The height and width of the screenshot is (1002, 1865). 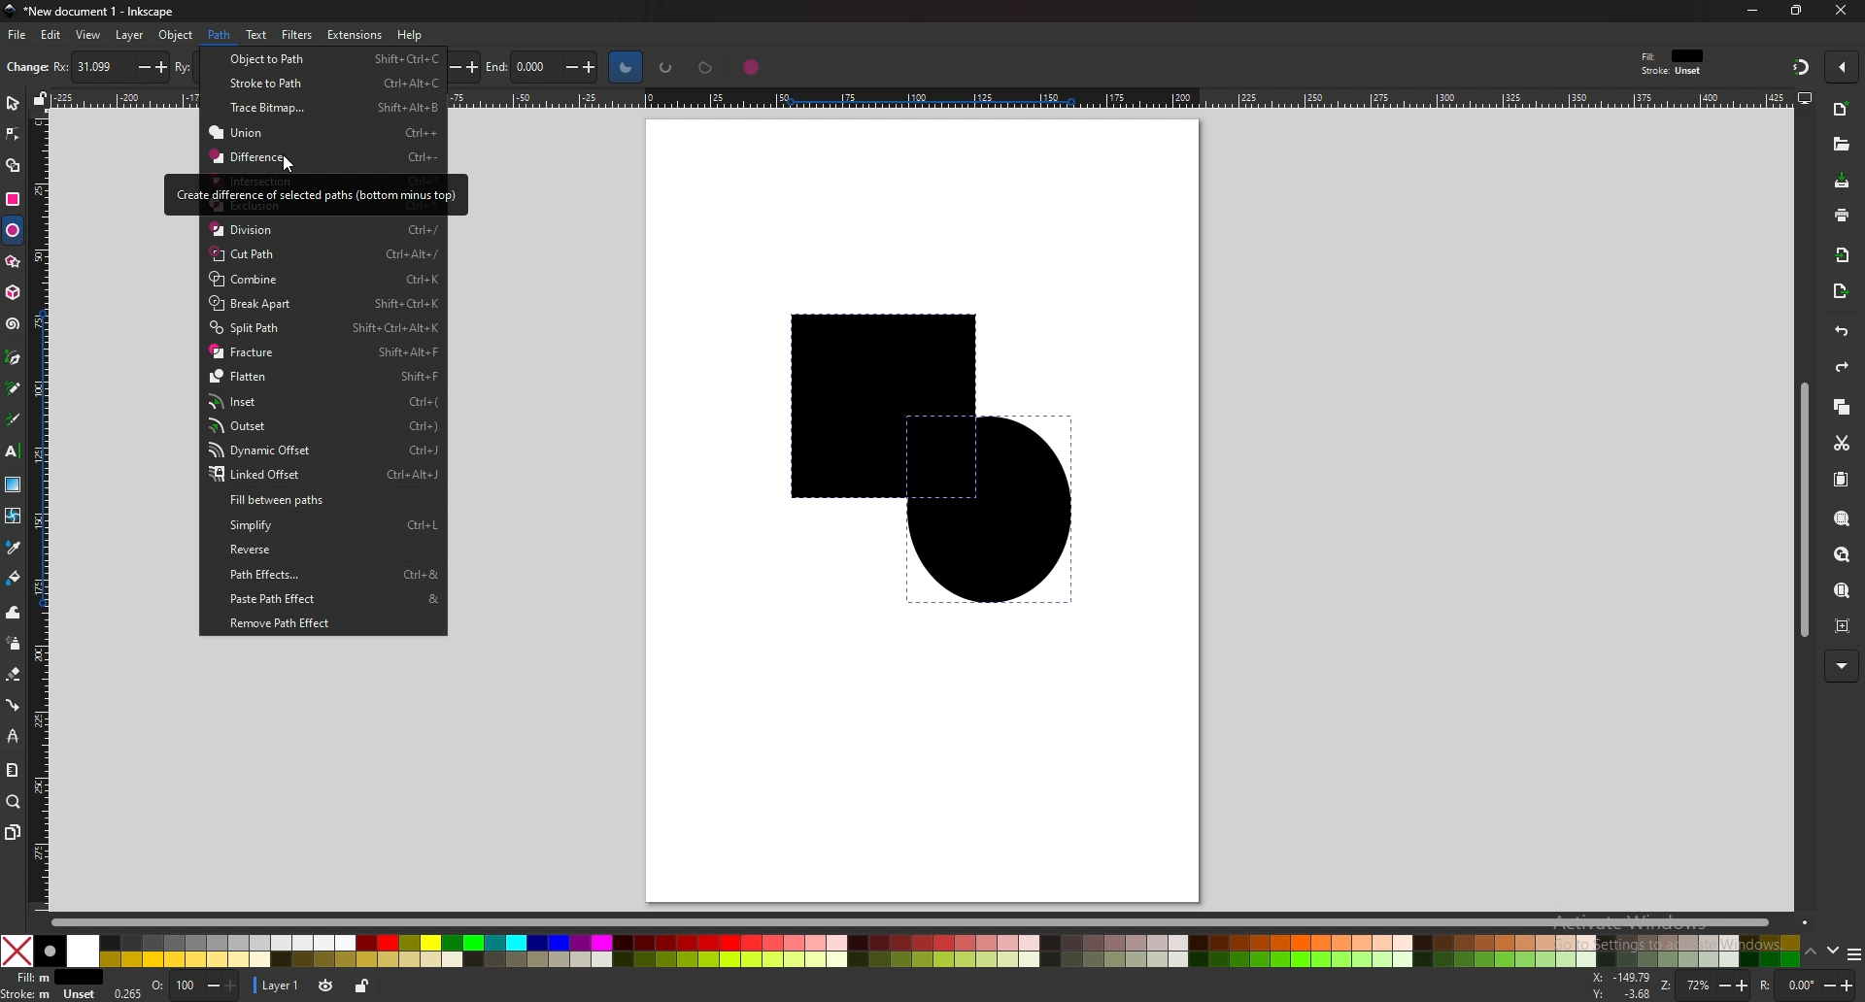 I want to click on open, so click(x=1840, y=144).